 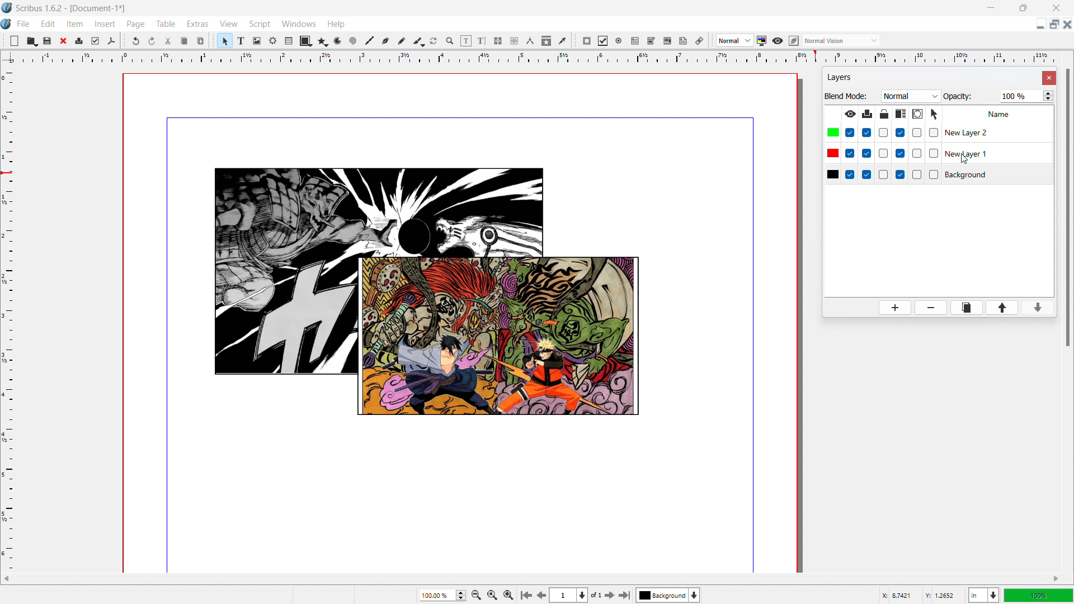 I want to click on pdf push button, so click(x=587, y=41).